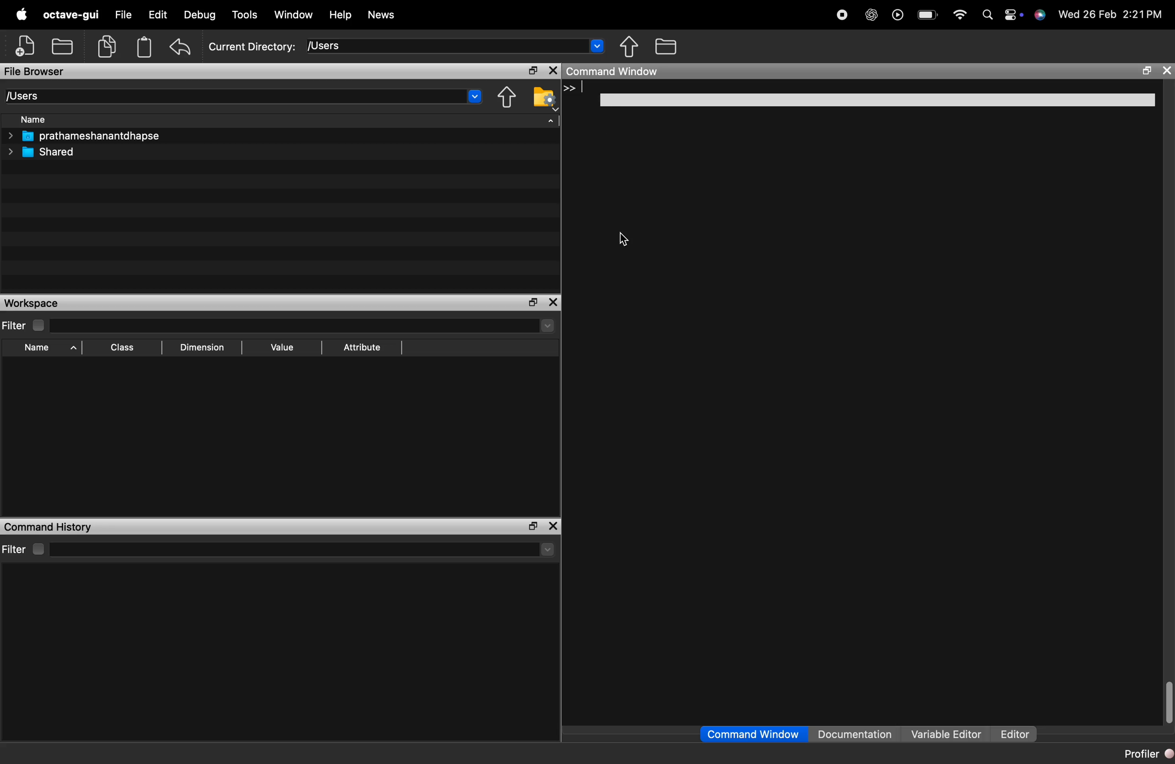 The image size is (1175, 764). Describe the element at coordinates (962, 11) in the screenshot. I see `wifi` at that location.